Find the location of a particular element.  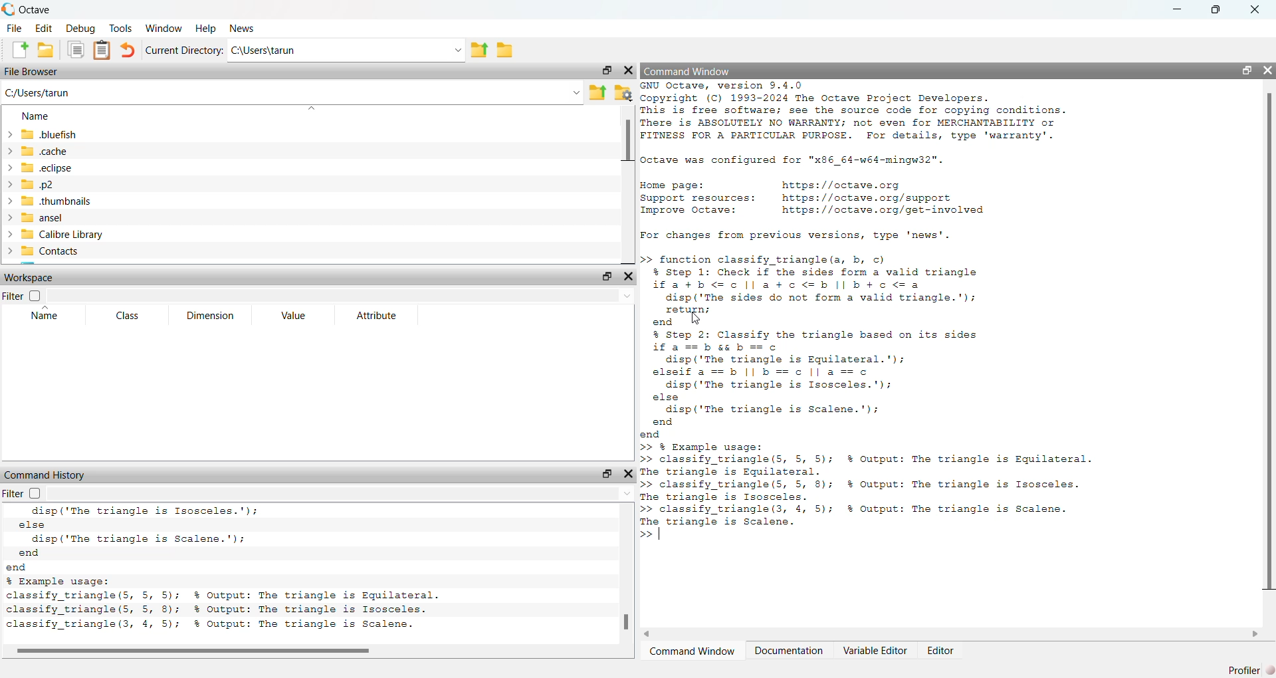

editor is located at coordinates (941, 651).